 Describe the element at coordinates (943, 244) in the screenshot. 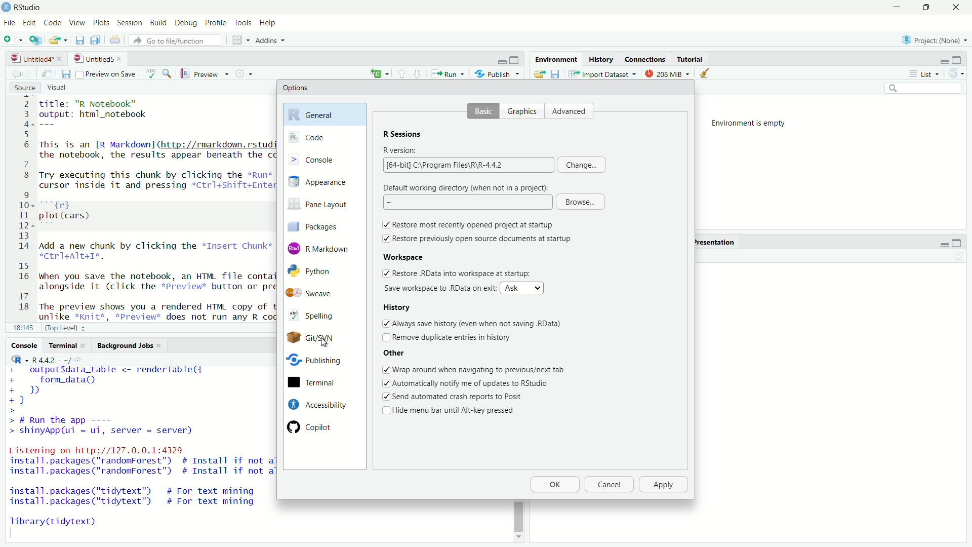

I see `minimize` at that location.